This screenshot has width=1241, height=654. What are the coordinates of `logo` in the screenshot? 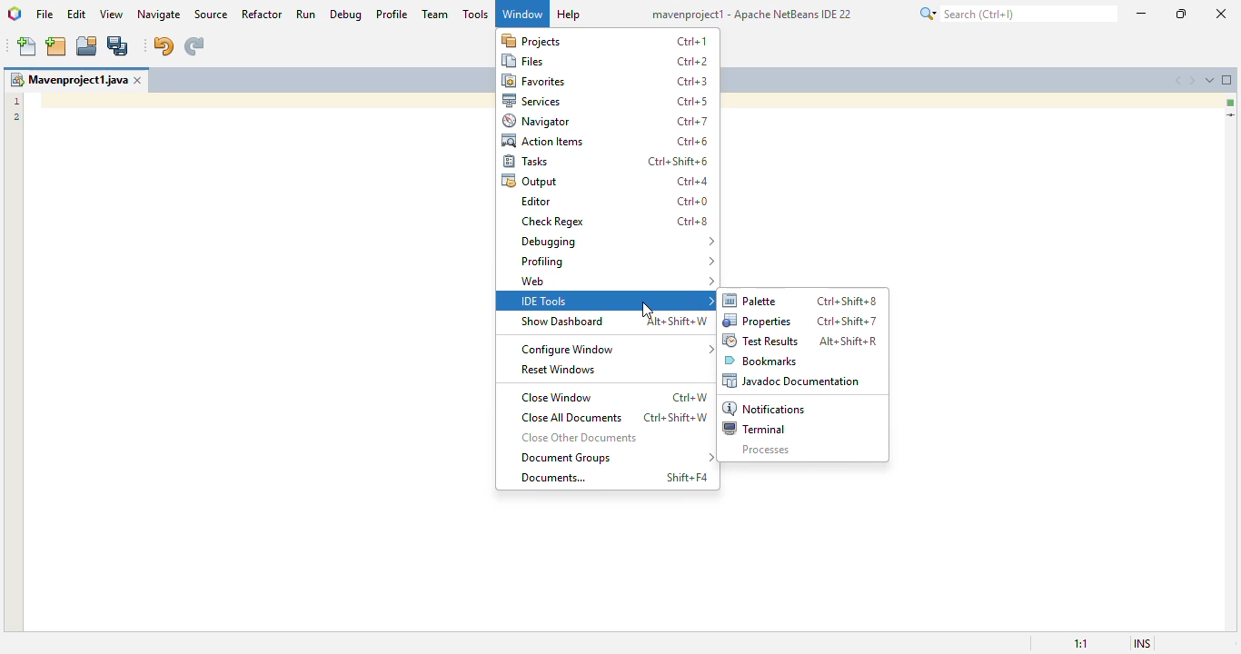 It's located at (15, 14).